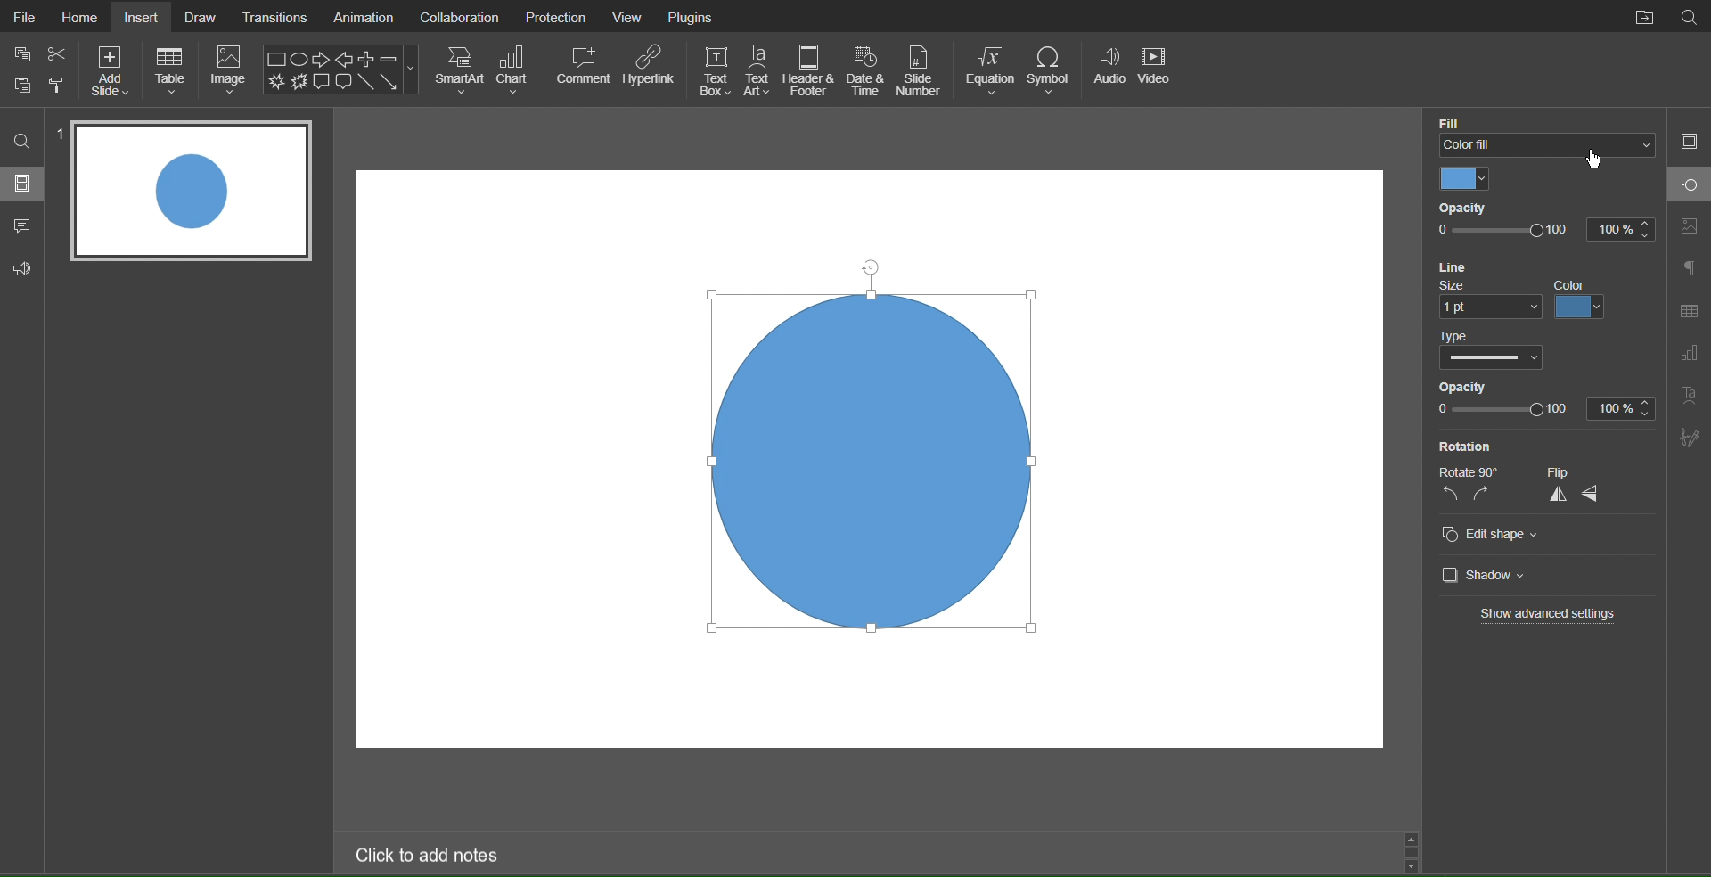  Describe the element at coordinates (1489, 536) in the screenshot. I see `Edit Shape` at that location.